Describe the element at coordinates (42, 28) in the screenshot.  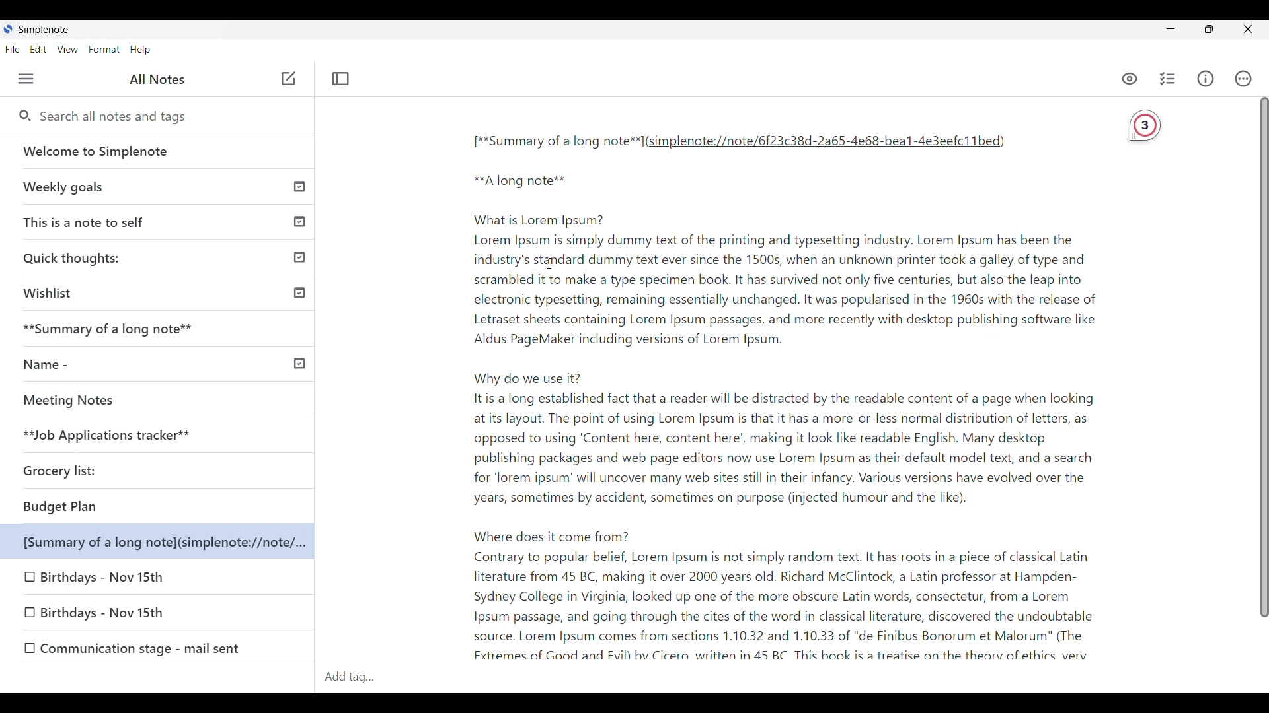
I see `SimpleNote` at that location.